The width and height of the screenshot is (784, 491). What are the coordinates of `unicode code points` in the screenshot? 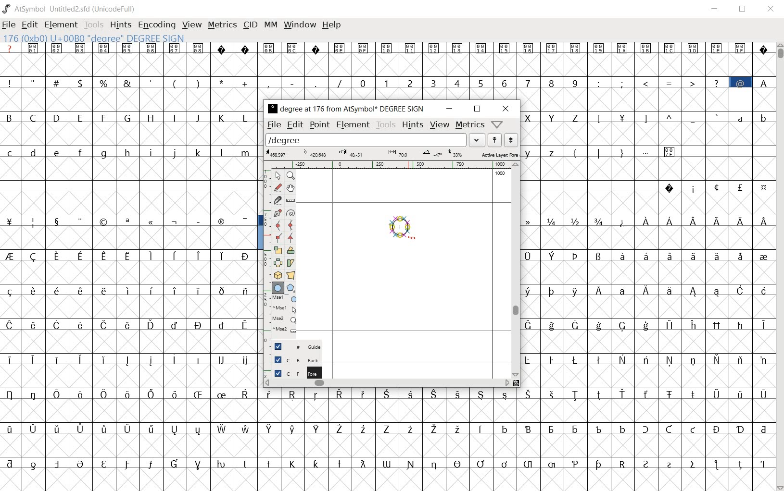 It's located at (543, 48).